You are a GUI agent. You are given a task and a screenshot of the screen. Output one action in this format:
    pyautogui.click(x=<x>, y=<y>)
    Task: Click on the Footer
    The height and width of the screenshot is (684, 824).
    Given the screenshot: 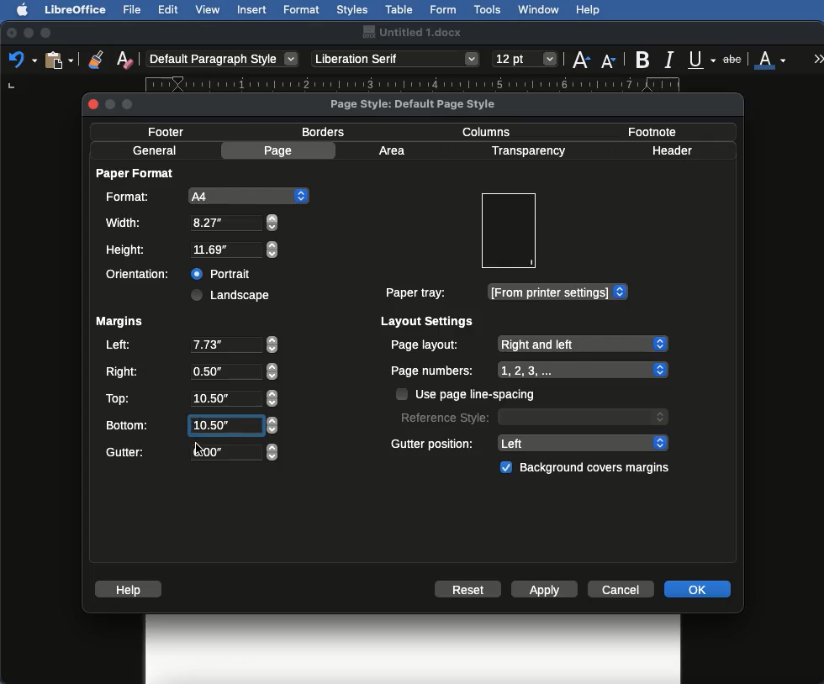 What is the action you would take?
    pyautogui.click(x=172, y=131)
    